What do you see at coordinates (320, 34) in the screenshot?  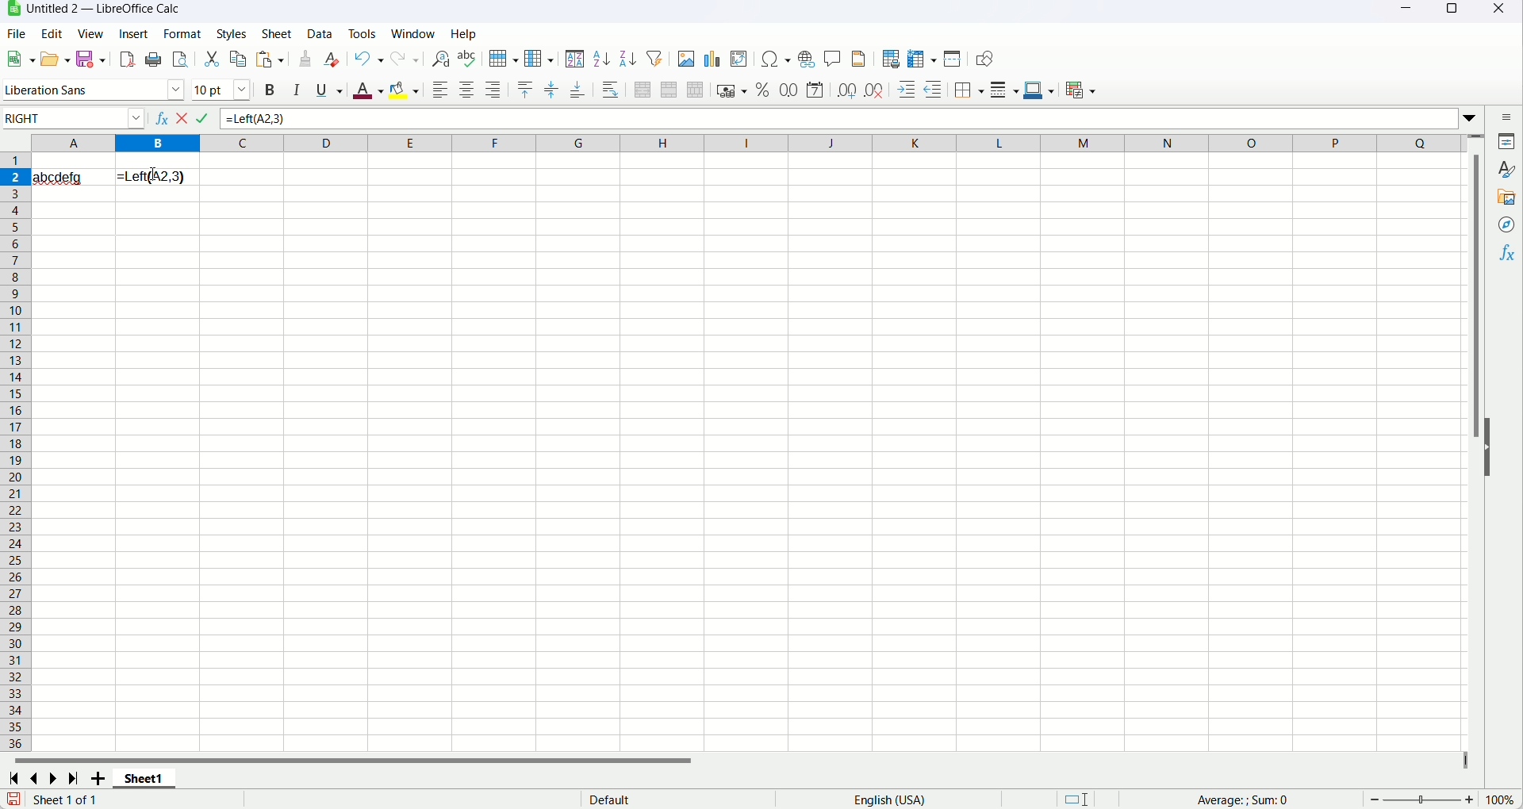 I see `data` at bounding box center [320, 34].